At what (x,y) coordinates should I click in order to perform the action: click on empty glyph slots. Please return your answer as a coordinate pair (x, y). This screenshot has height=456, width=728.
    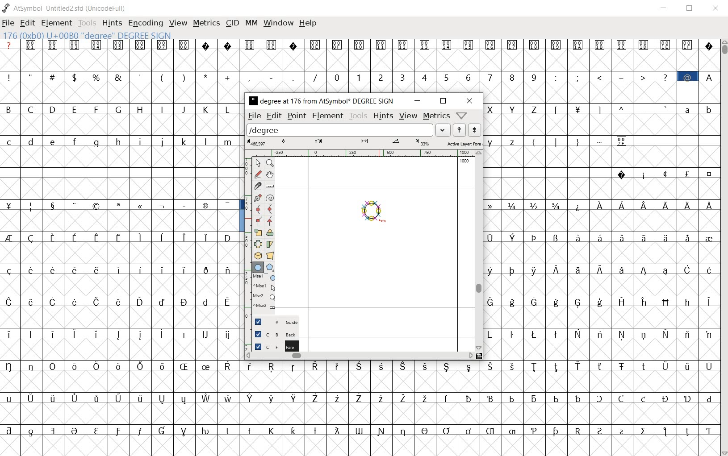
    Looking at the image, I should click on (601, 188).